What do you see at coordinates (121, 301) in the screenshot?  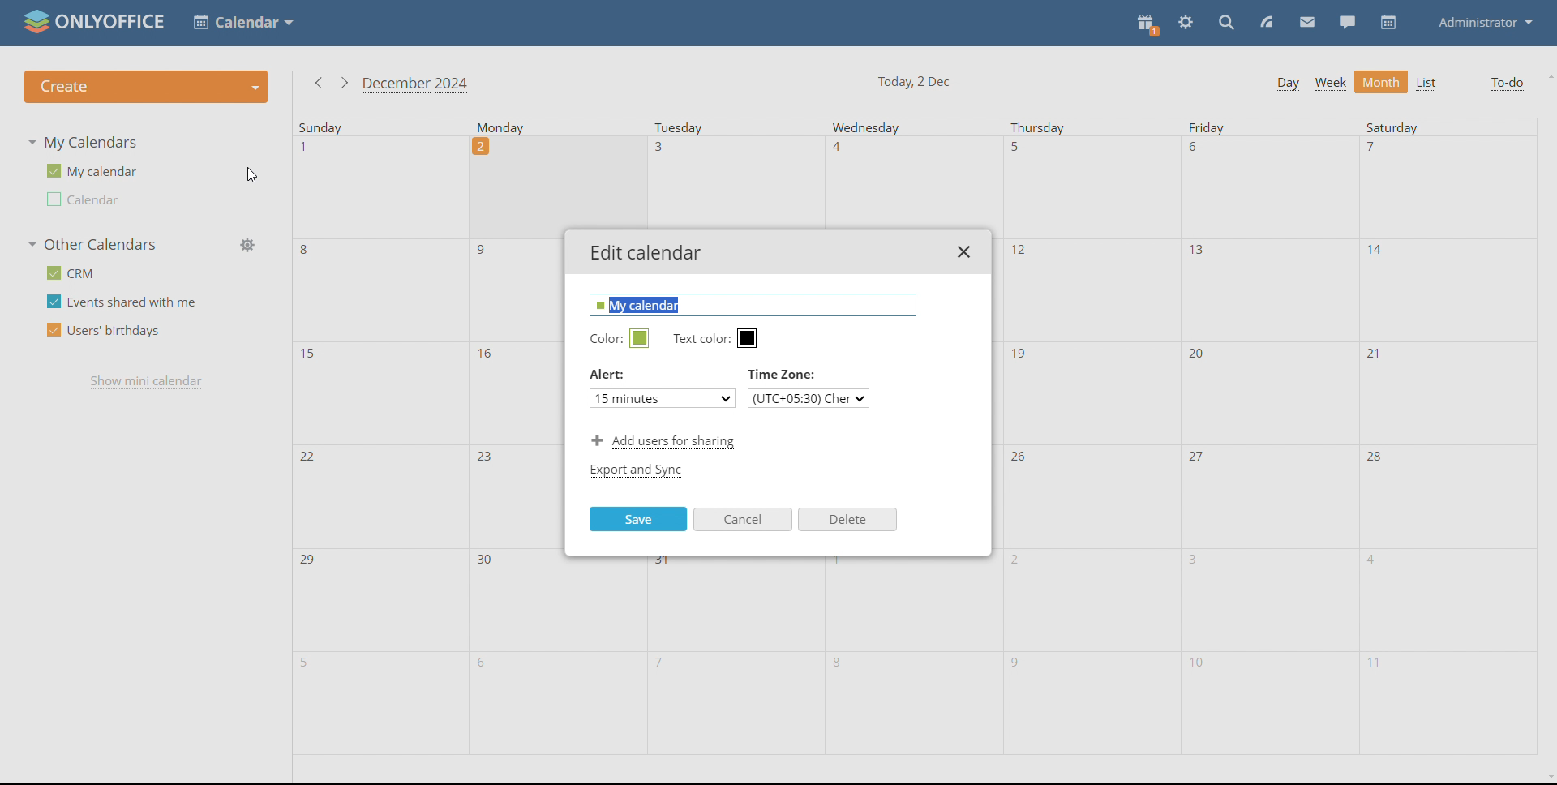 I see `events shared with me` at bounding box center [121, 301].